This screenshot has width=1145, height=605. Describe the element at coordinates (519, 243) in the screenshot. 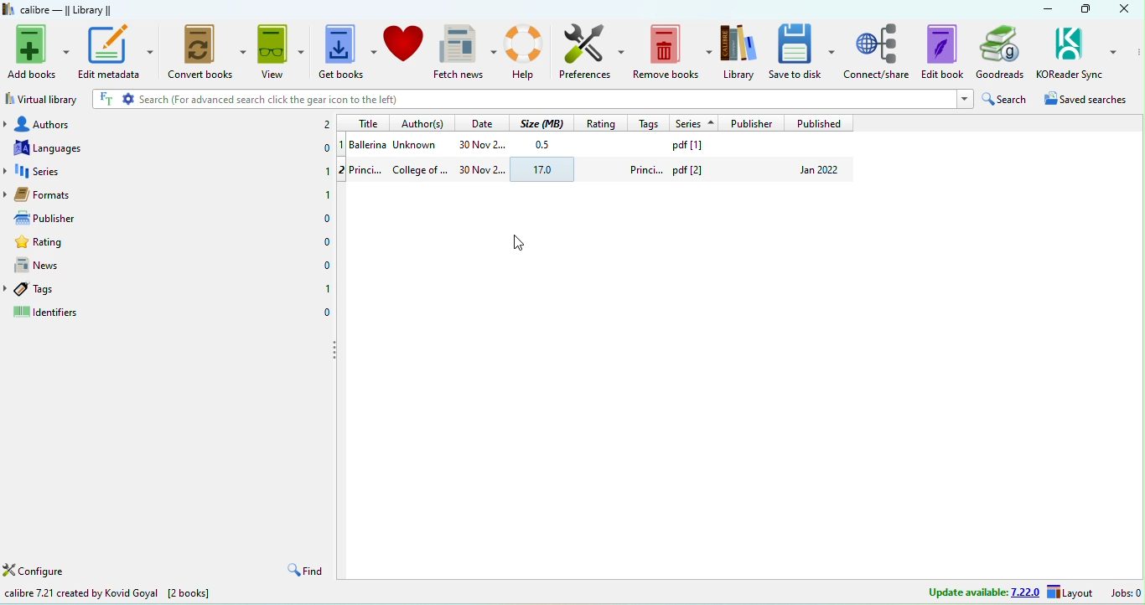

I see `cursor` at that location.